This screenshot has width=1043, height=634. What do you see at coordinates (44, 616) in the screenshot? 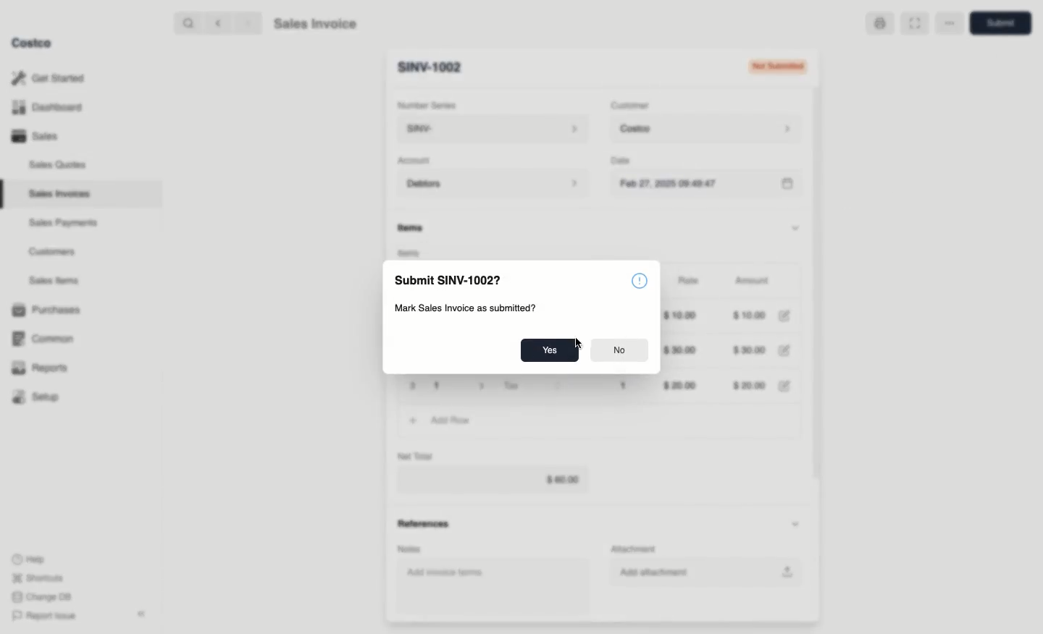
I see `Report Issue` at bounding box center [44, 616].